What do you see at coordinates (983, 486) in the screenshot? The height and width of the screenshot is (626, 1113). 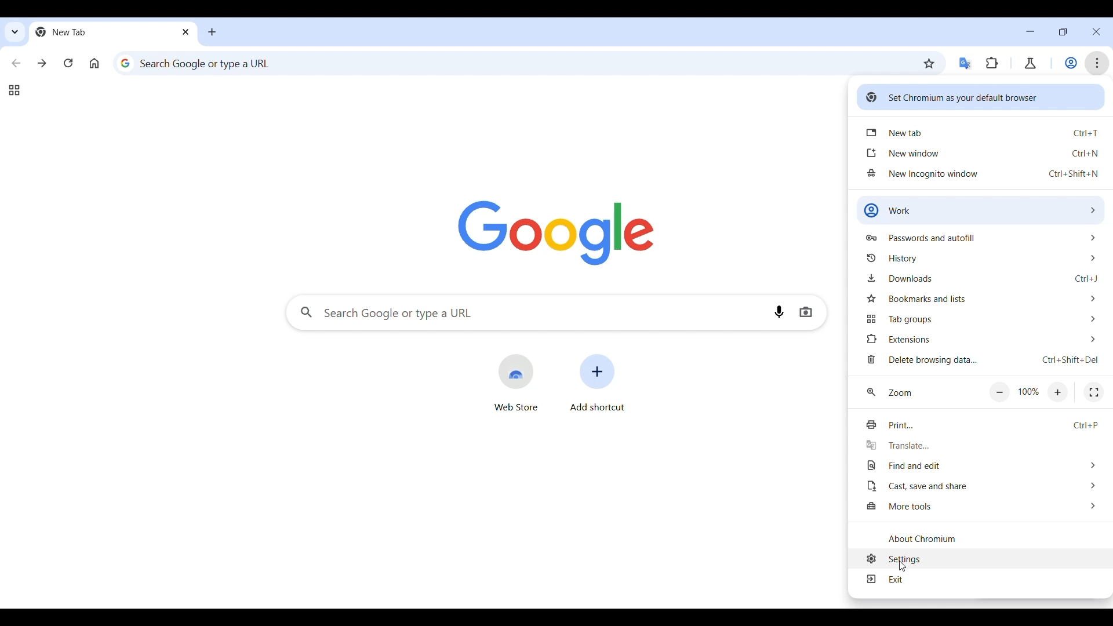 I see `Cast, save and share options` at bounding box center [983, 486].